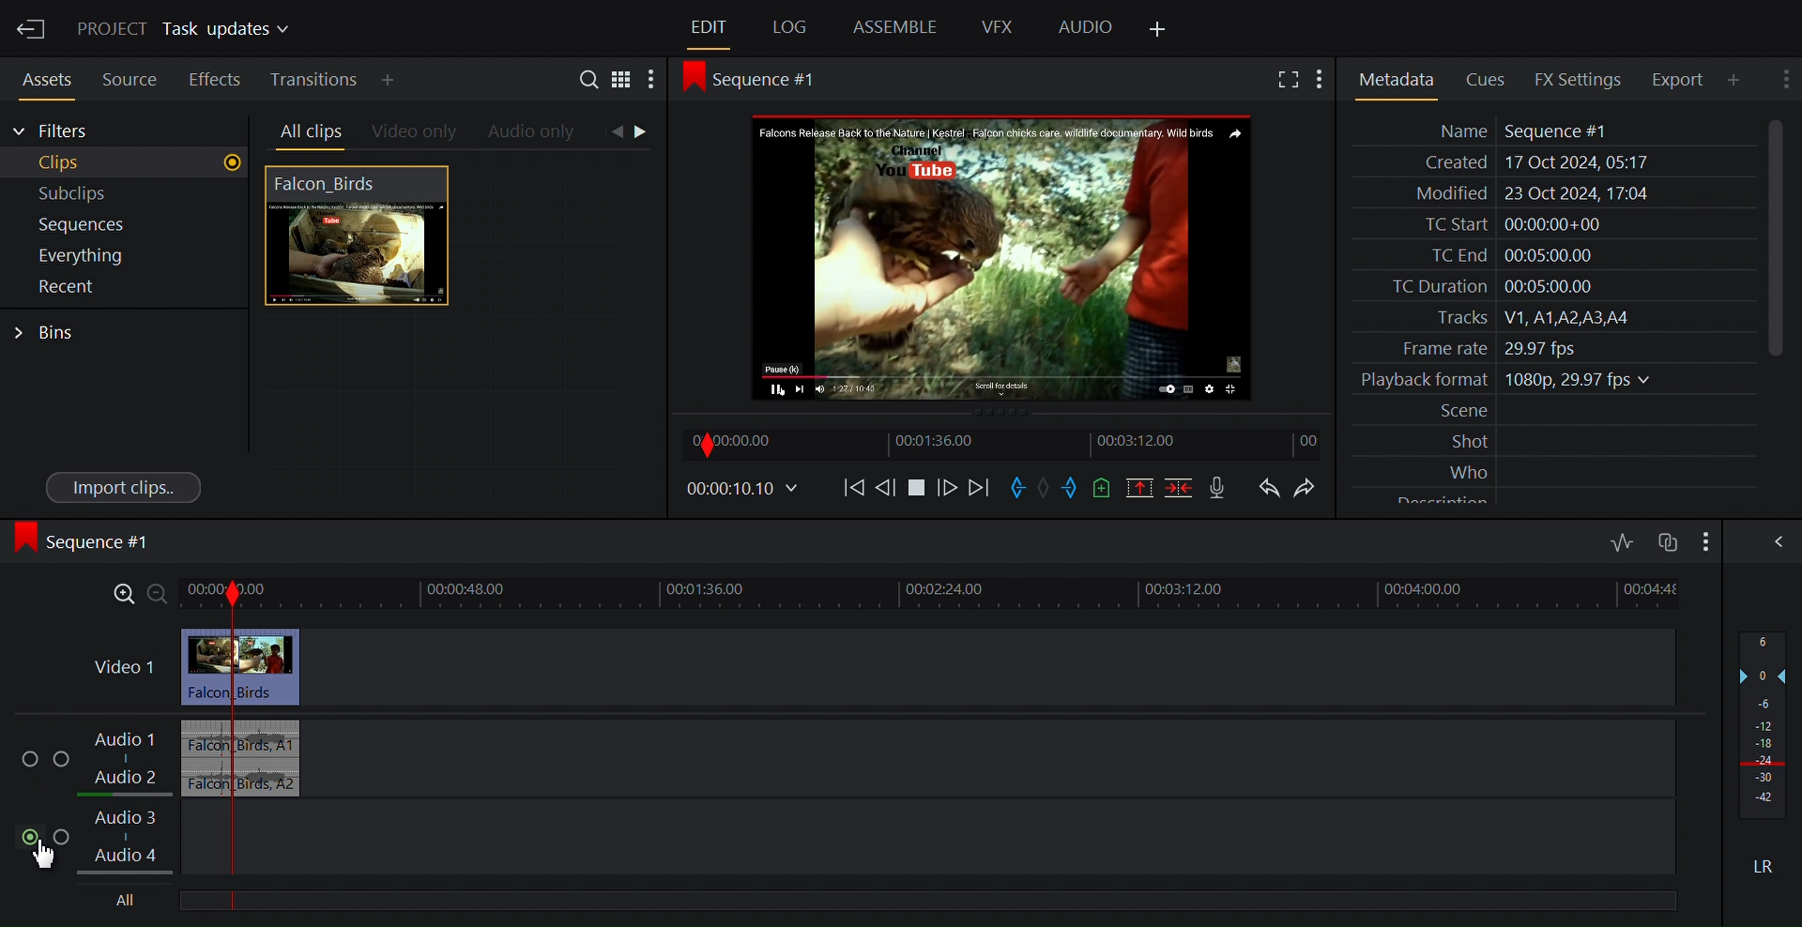 This screenshot has width=1802, height=927. I want to click on Who, so click(1555, 469).